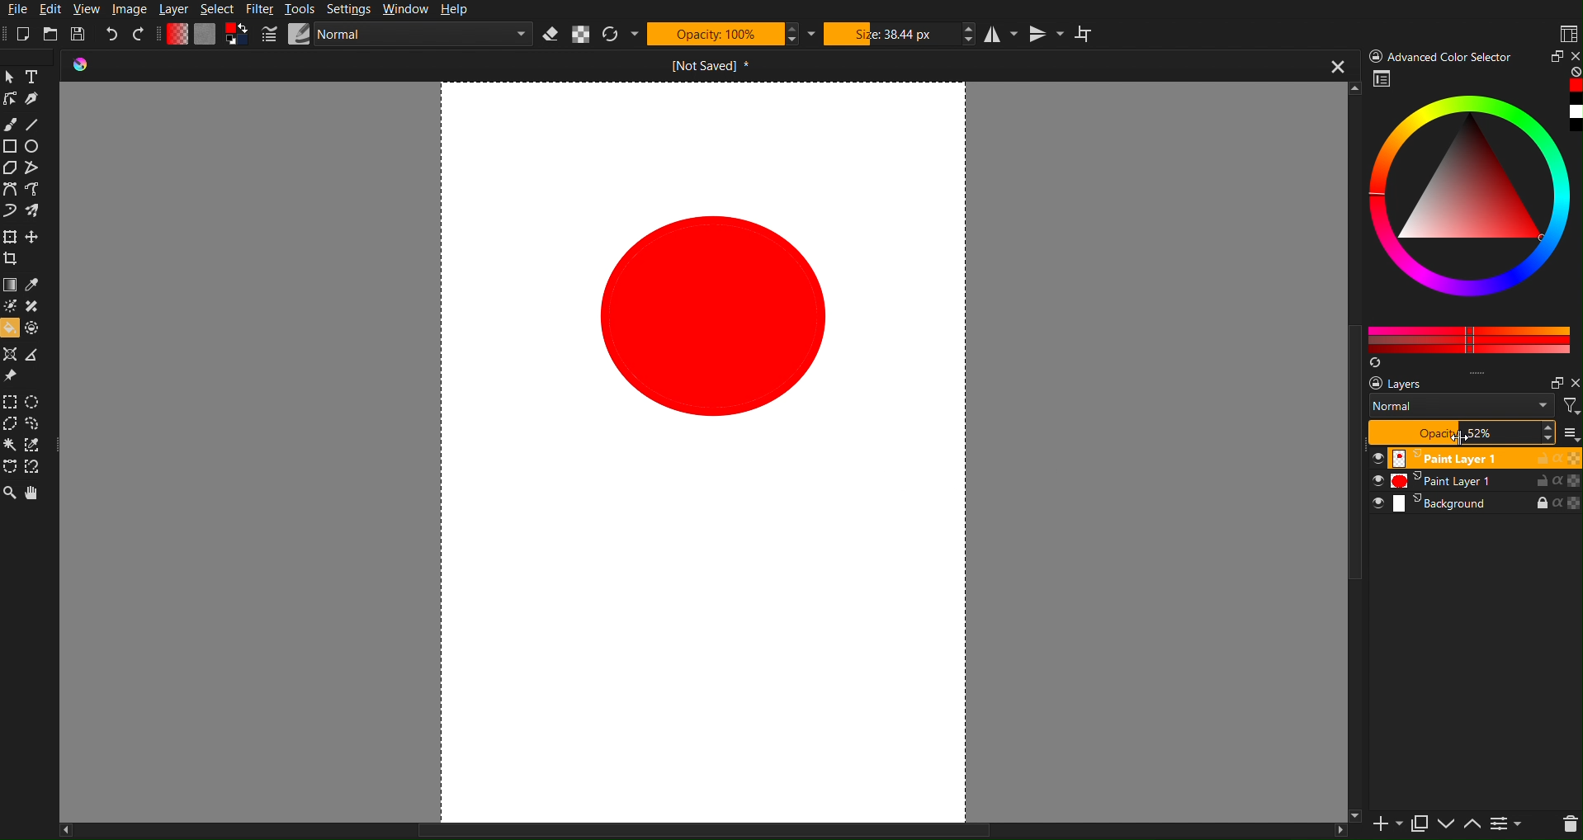 The image size is (1583, 840). Describe the element at coordinates (1339, 70) in the screenshot. I see `close` at that location.